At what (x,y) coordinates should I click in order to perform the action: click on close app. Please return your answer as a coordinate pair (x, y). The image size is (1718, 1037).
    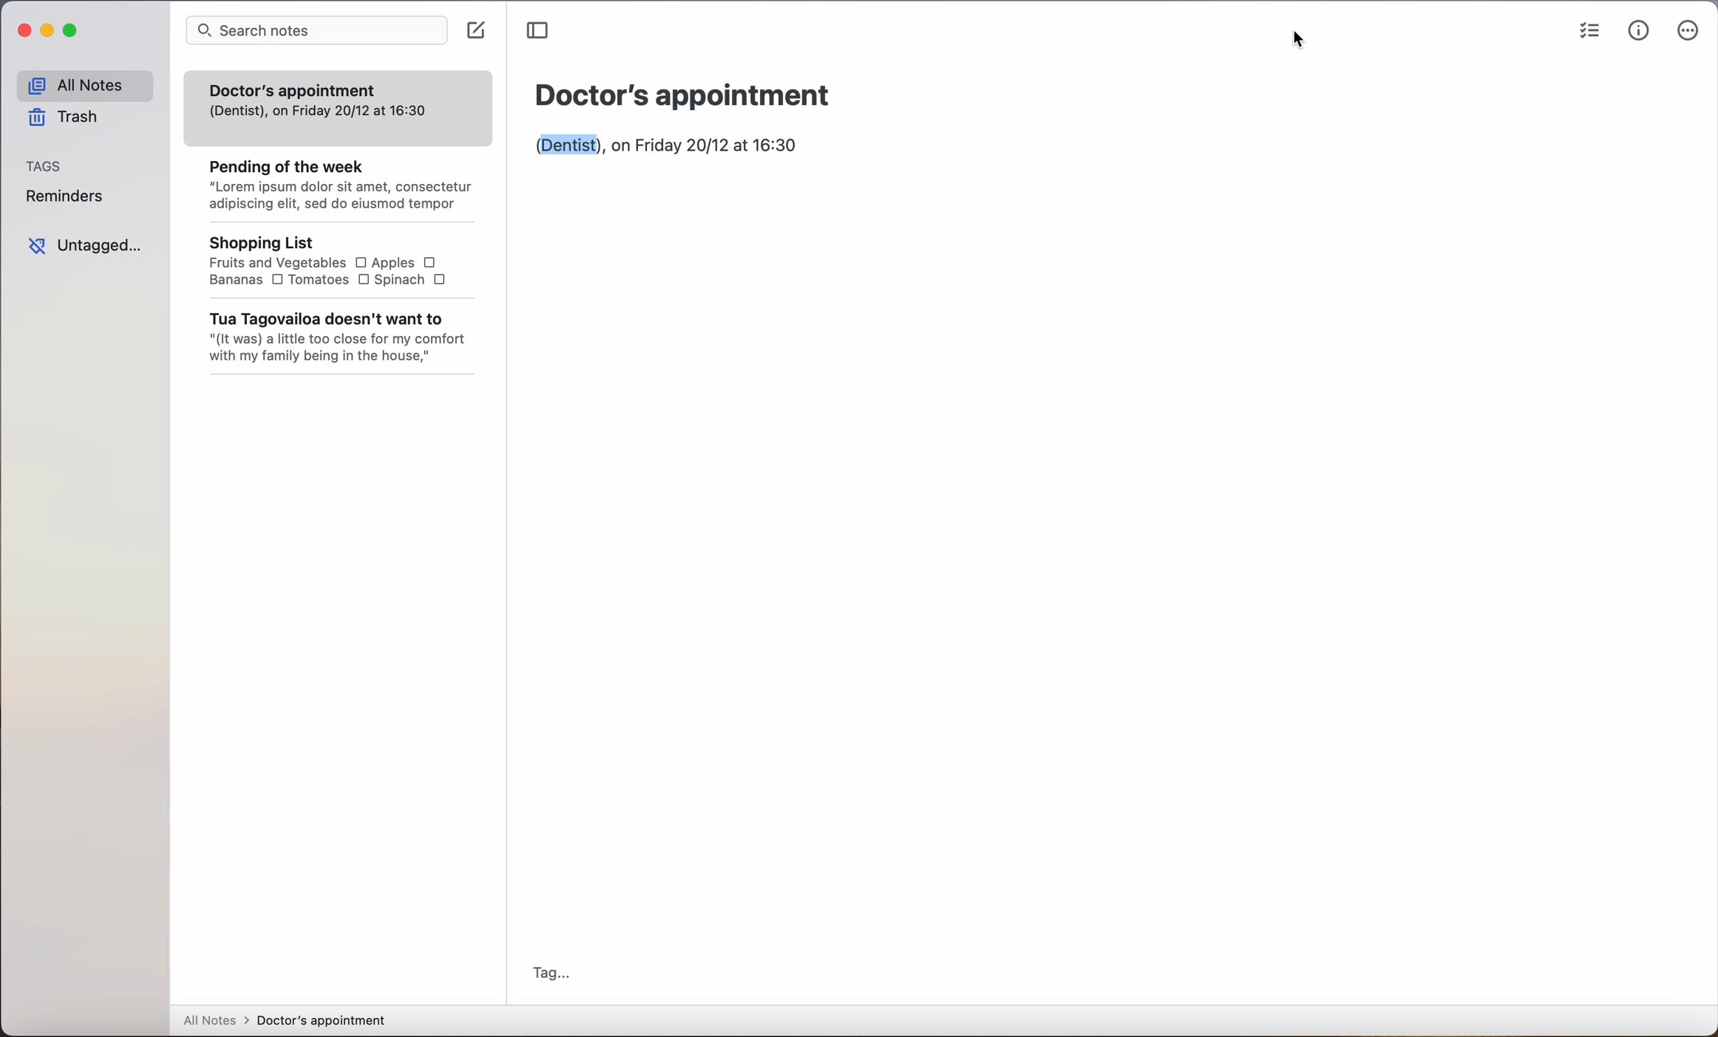
    Looking at the image, I should click on (24, 31).